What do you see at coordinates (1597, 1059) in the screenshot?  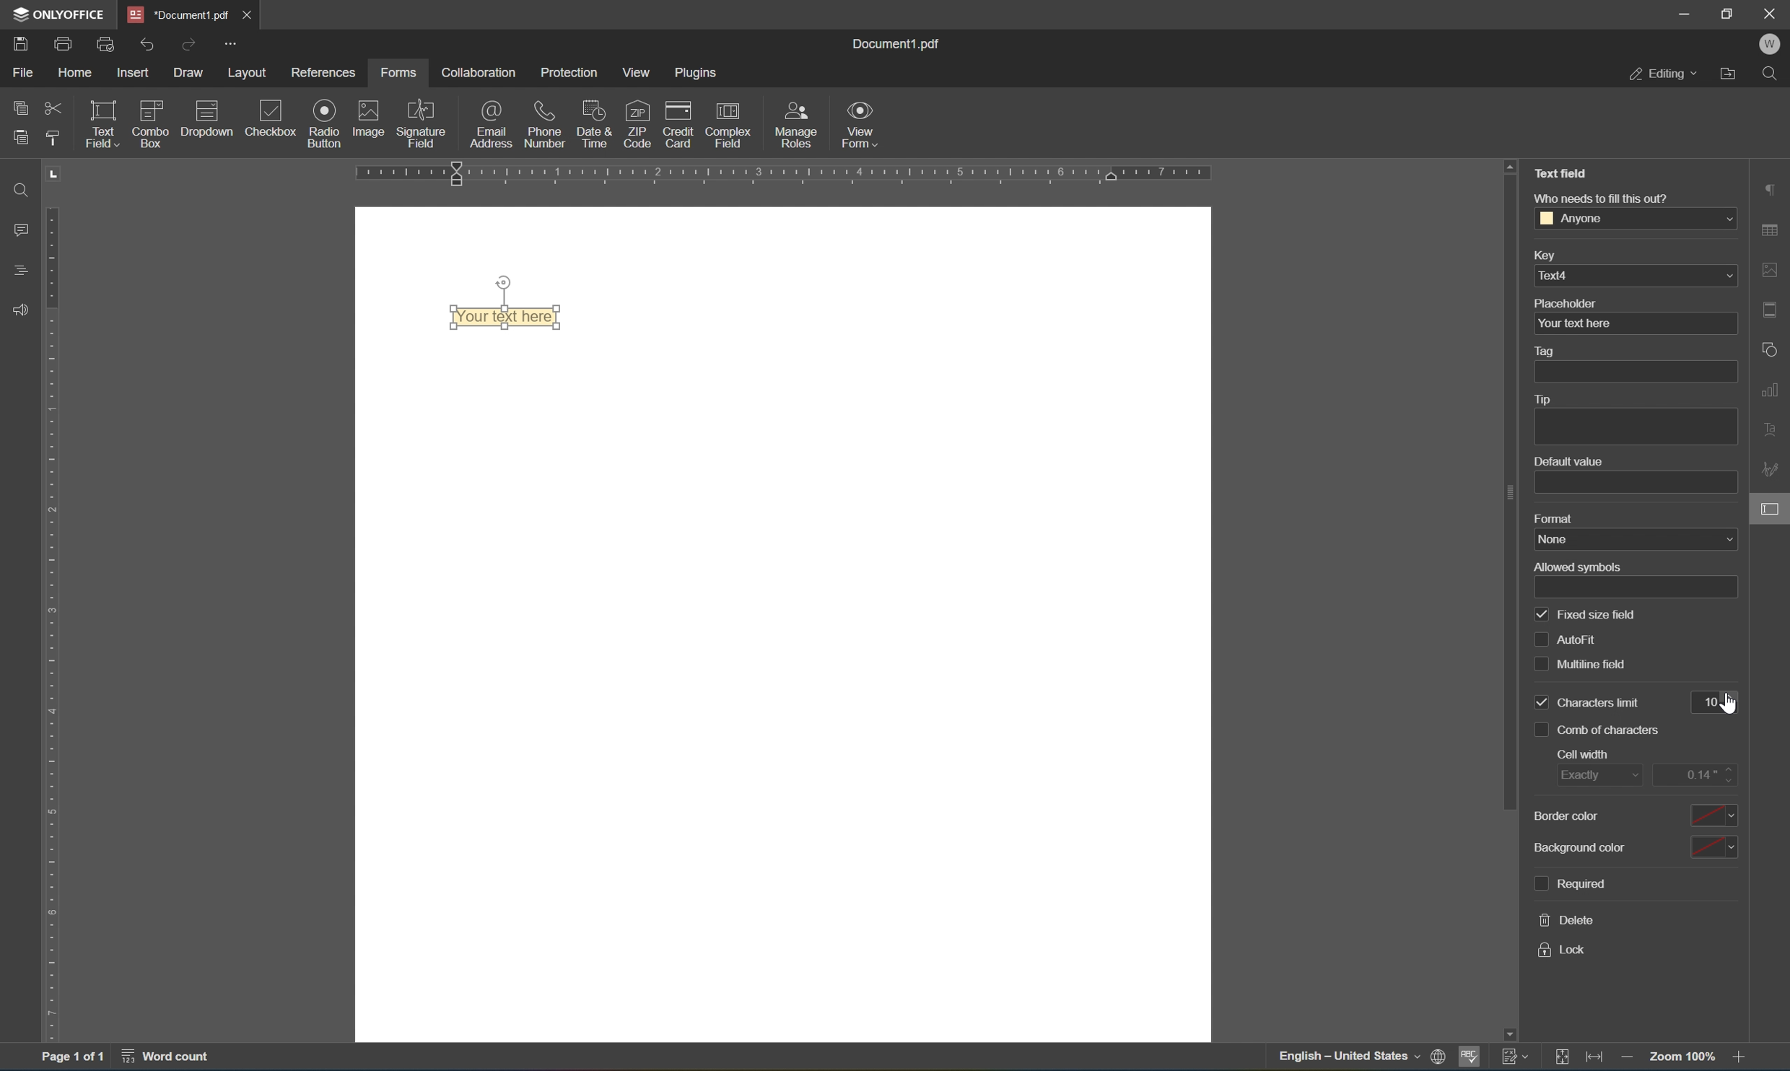 I see `Fit to page` at bounding box center [1597, 1059].